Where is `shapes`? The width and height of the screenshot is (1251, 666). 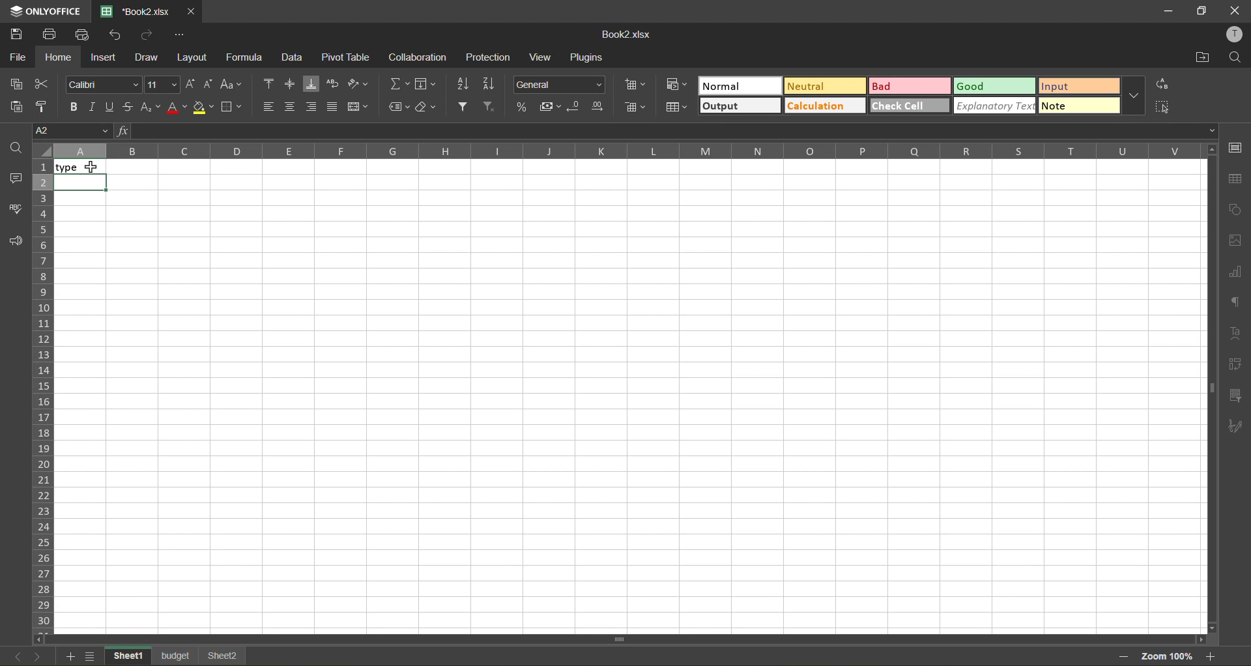 shapes is located at coordinates (1237, 212).